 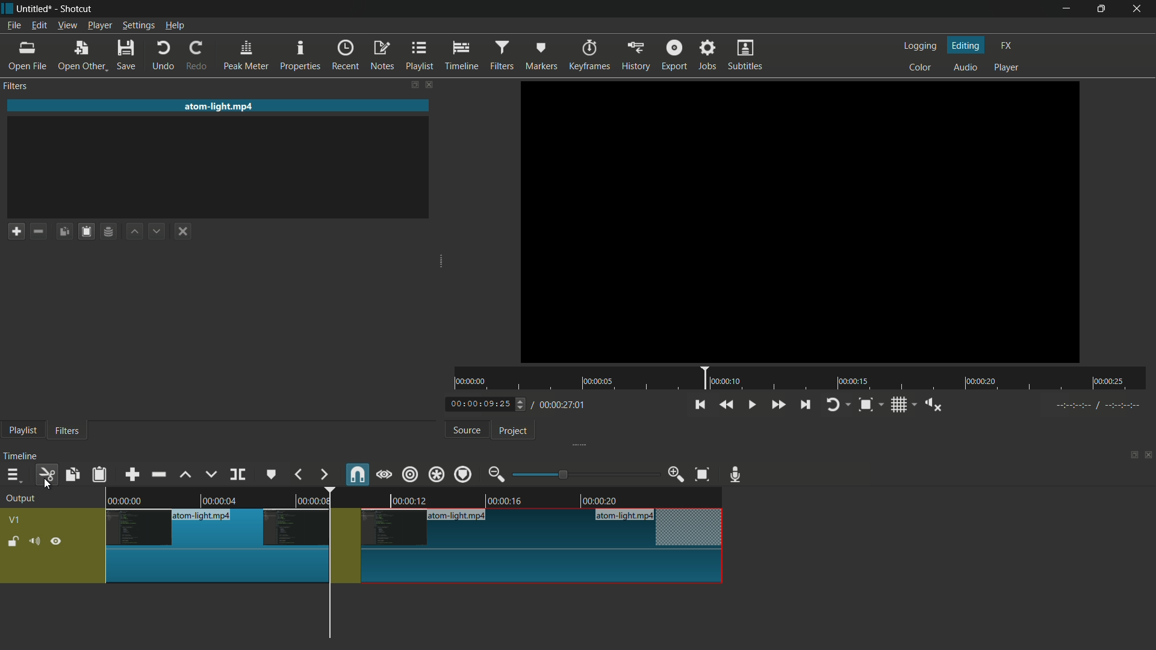 I want to click on , so click(x=220, y=107).